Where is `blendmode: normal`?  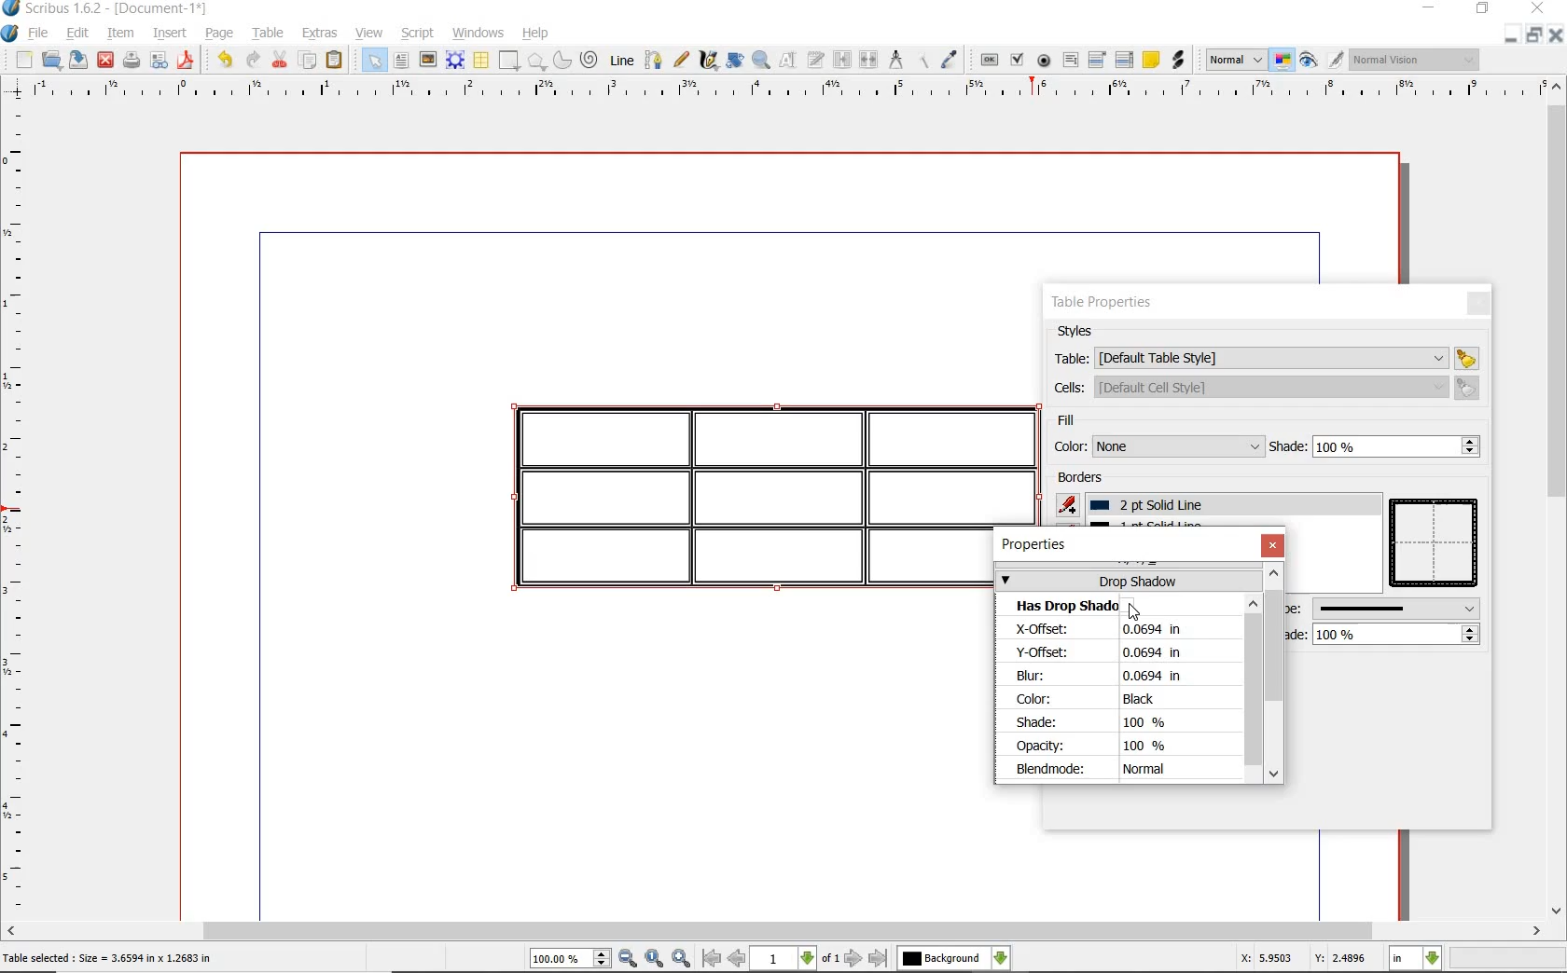 blendmode: normal is located at coordinates (1111, 770).